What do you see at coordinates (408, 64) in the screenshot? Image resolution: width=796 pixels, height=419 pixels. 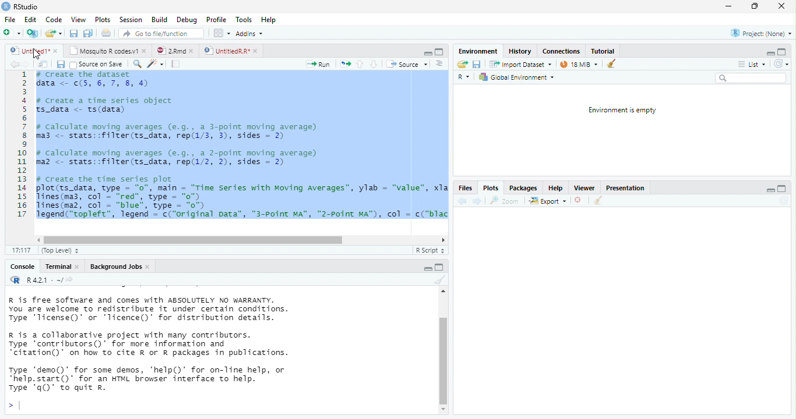 I see `‘Source` at bounding box center [408, 64].